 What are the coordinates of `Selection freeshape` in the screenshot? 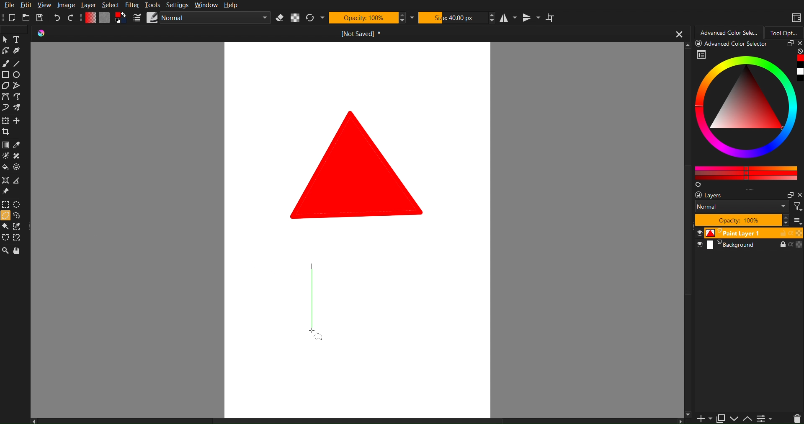 It's located at (19, 216).